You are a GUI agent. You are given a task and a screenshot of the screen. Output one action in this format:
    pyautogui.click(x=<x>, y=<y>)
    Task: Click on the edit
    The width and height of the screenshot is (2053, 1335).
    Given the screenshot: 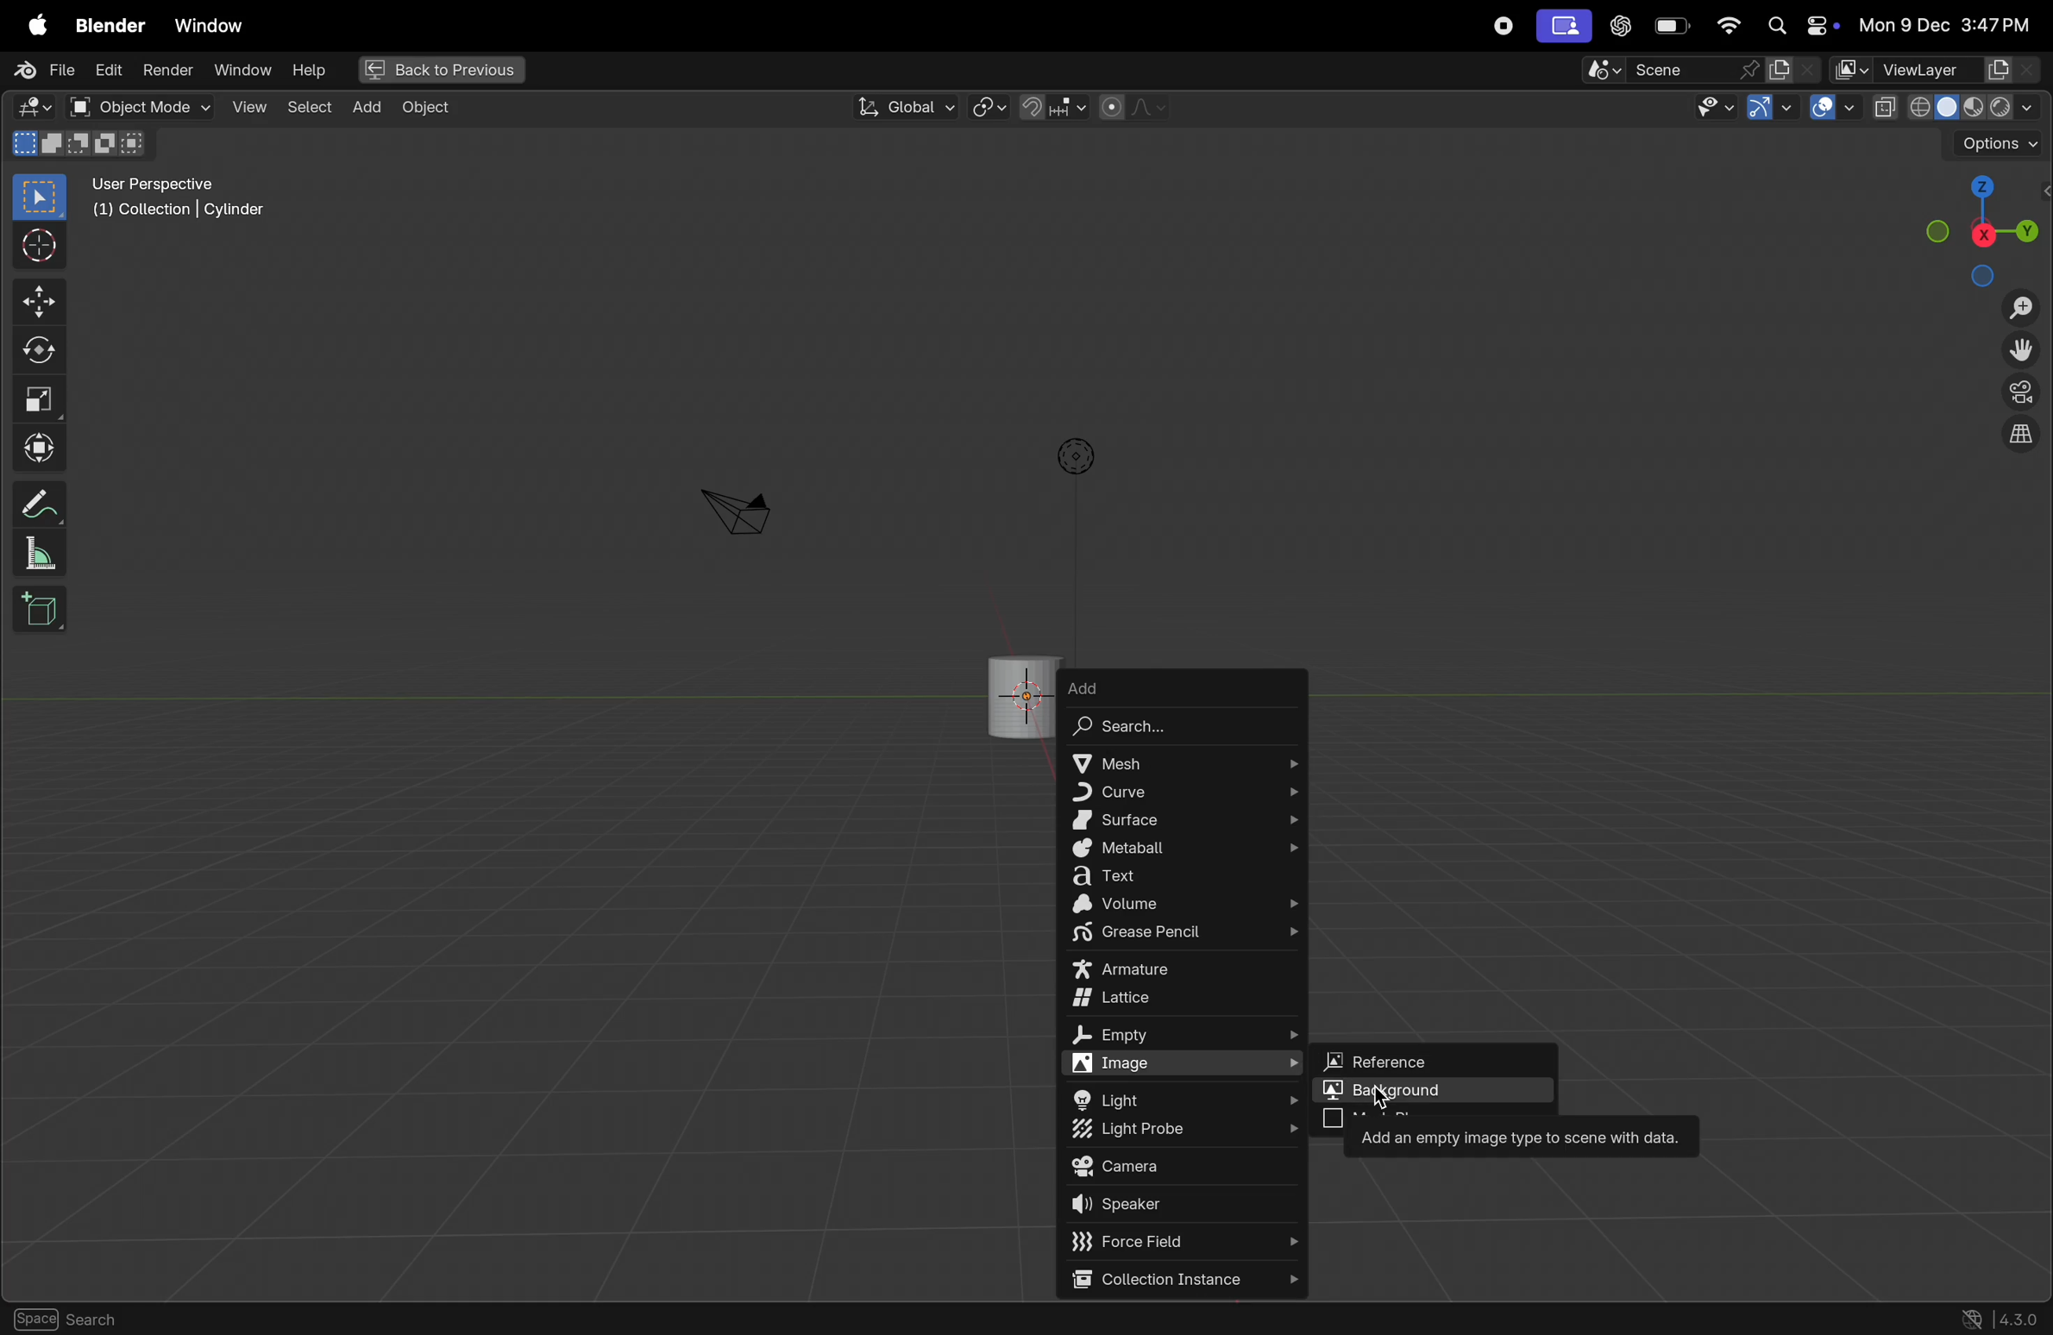 What is the action you would take?
    pyautogui.click(x=110, y=72)
    